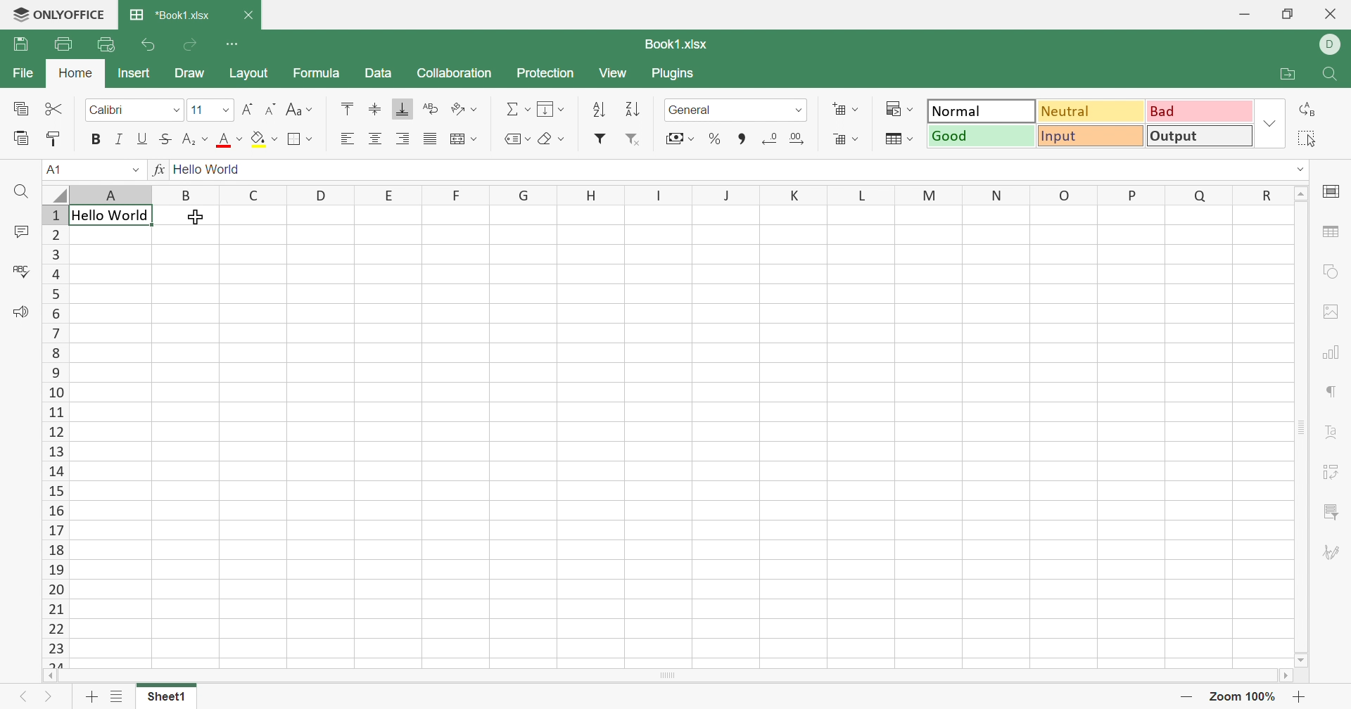 The height and width of the screenshot is (709, 1351). What do you see at coordinates (25, 696) in the screenshot?
I see `Previous` at bounding box center [25, 696].